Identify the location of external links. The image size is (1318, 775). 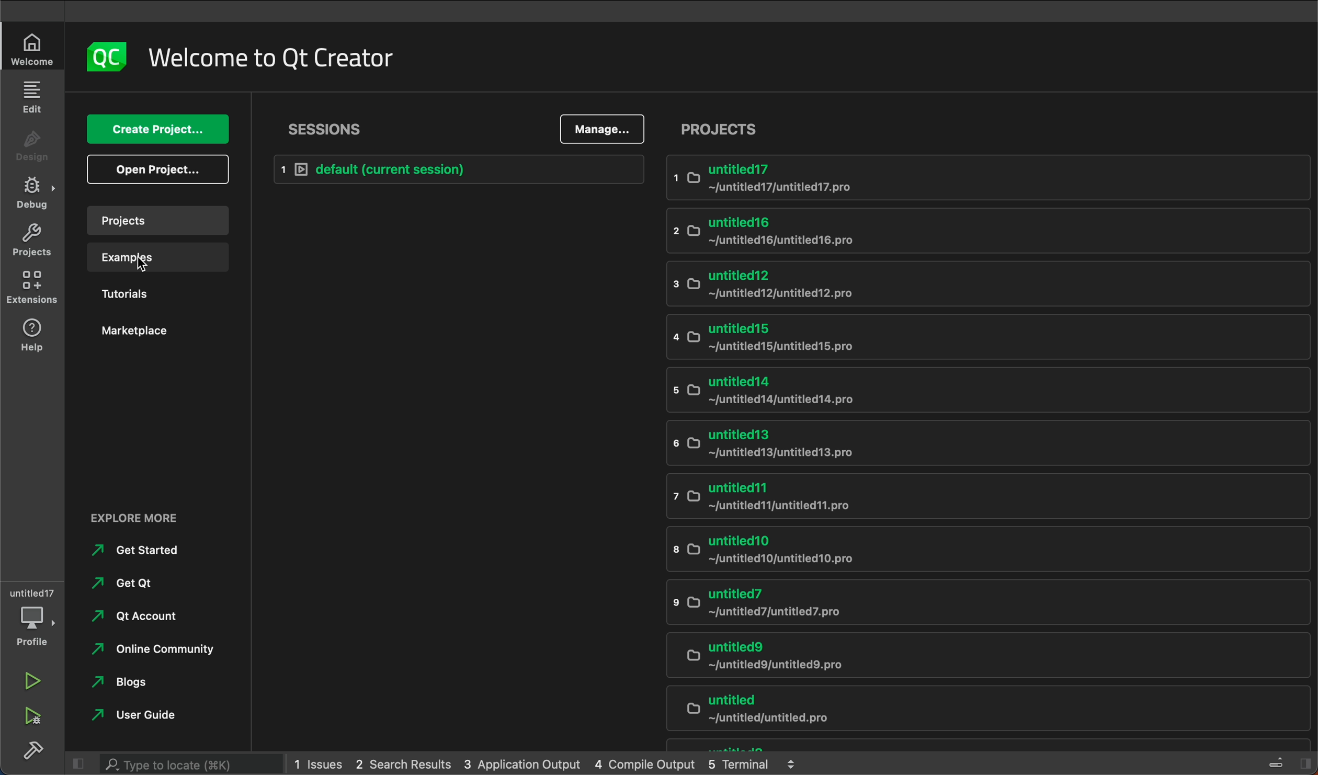
(164, 520).